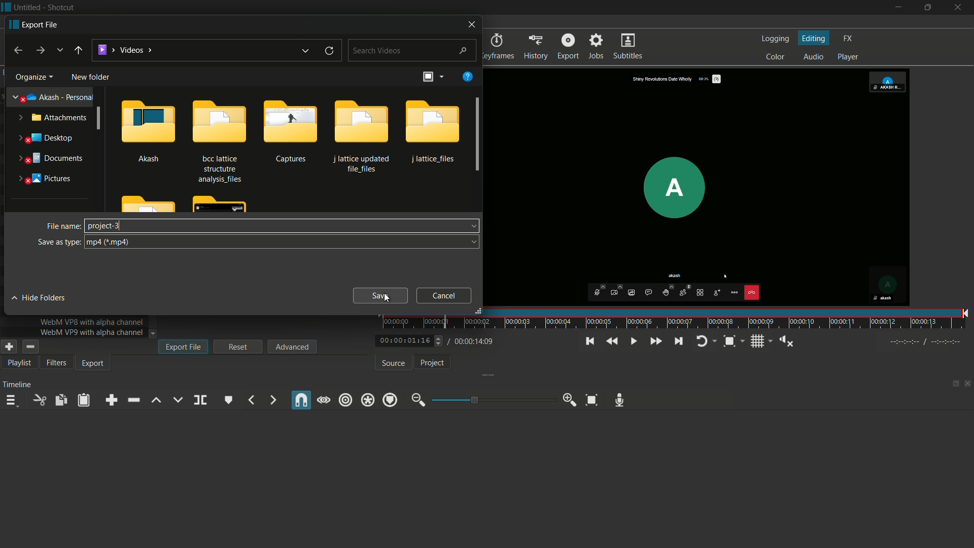 This screenshot has width=974, height=548. Describe the element at coordinates (200, 400) in the screenshot. I see `split at playhead` at that location.